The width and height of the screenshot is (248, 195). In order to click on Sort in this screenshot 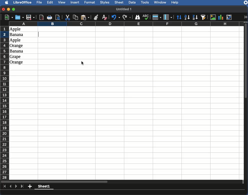, I will do `click(179, 17)`.